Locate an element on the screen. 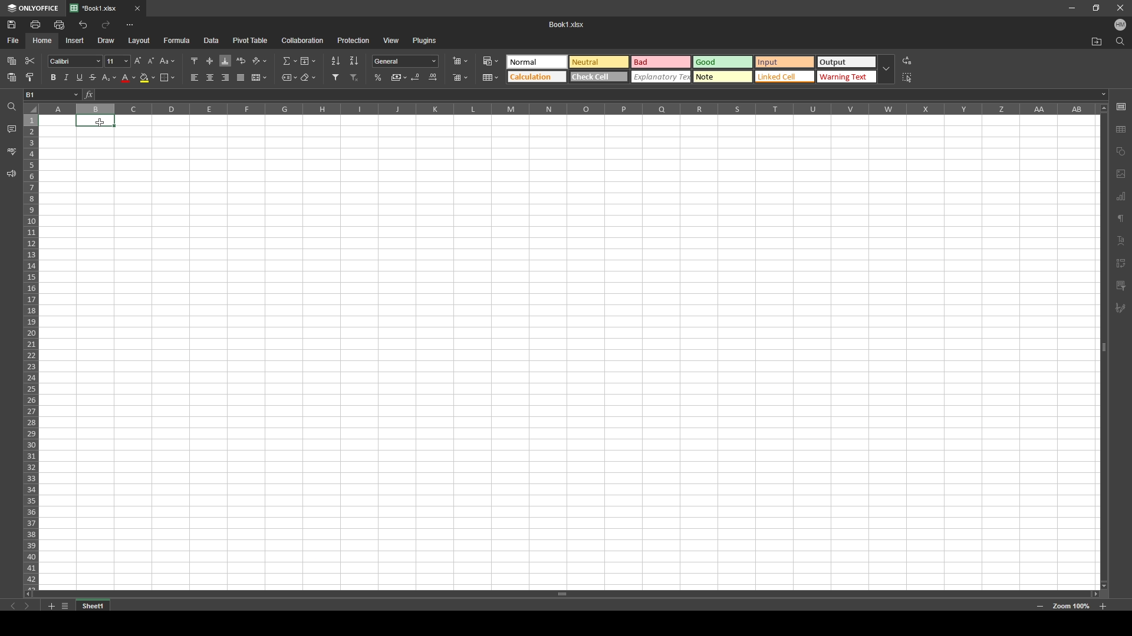 Image resolution: width=1132 pixels, height=636 pixels. text align is located at coordinates (1122, 240).